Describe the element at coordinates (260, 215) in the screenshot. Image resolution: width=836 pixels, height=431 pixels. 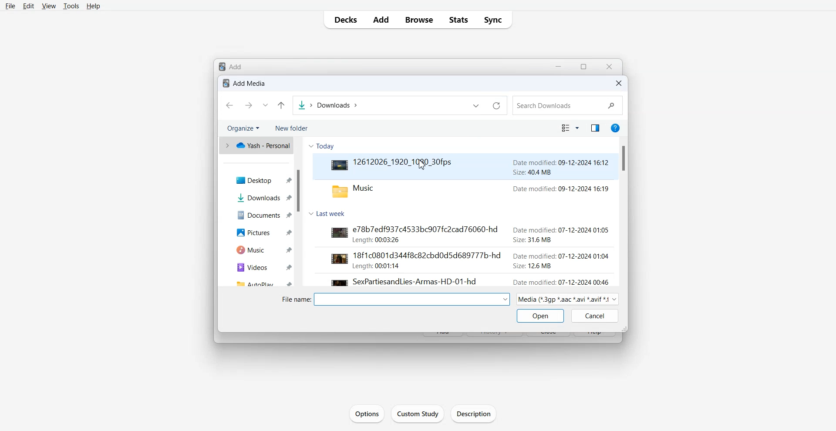
I see `Documents` at that location.